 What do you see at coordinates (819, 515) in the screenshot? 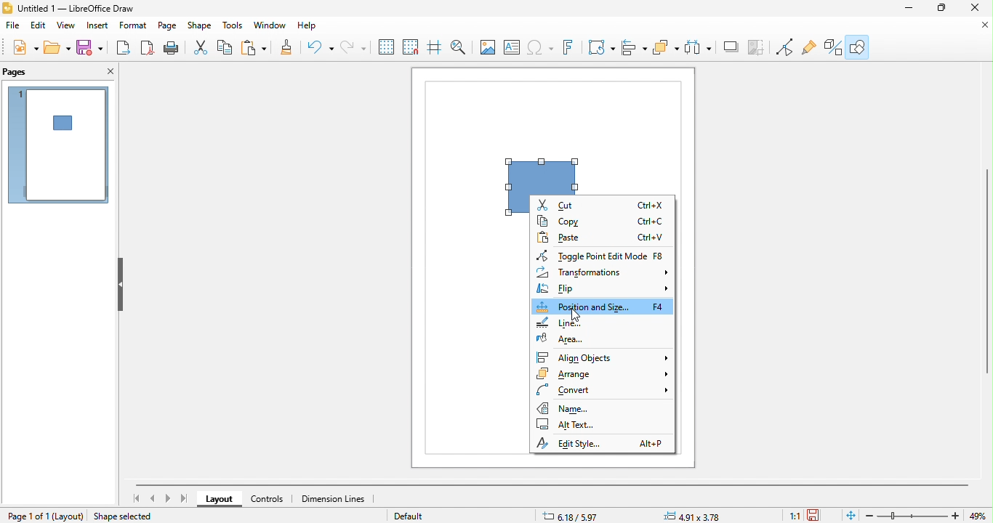
I see `the document has been modified since the last save` at bounding box center [819, 515].